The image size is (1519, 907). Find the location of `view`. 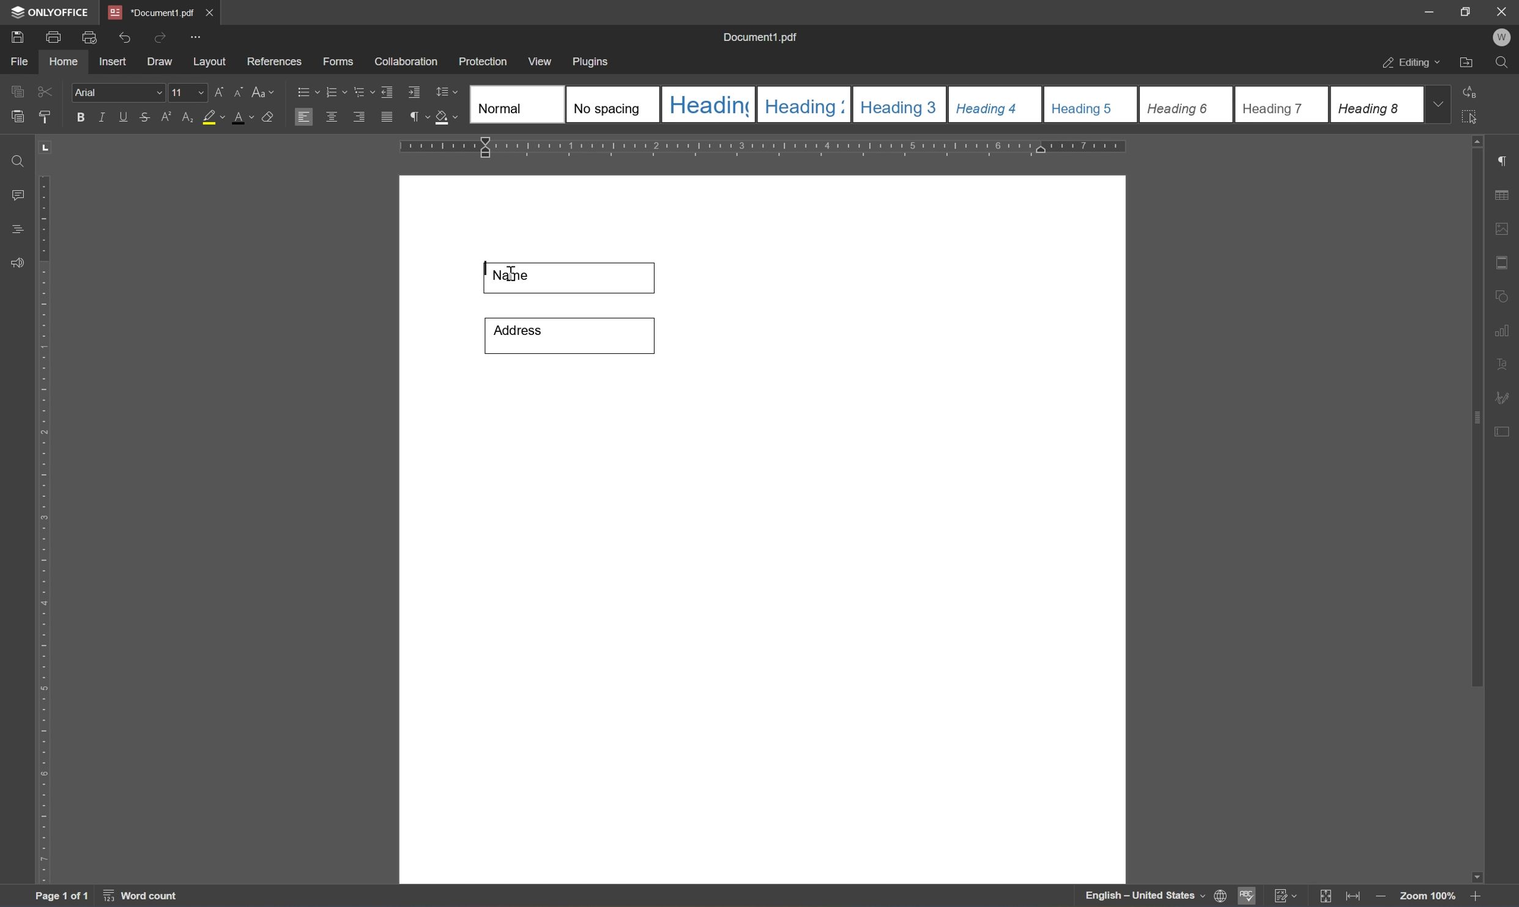

view is located at coordinates (542, 61).